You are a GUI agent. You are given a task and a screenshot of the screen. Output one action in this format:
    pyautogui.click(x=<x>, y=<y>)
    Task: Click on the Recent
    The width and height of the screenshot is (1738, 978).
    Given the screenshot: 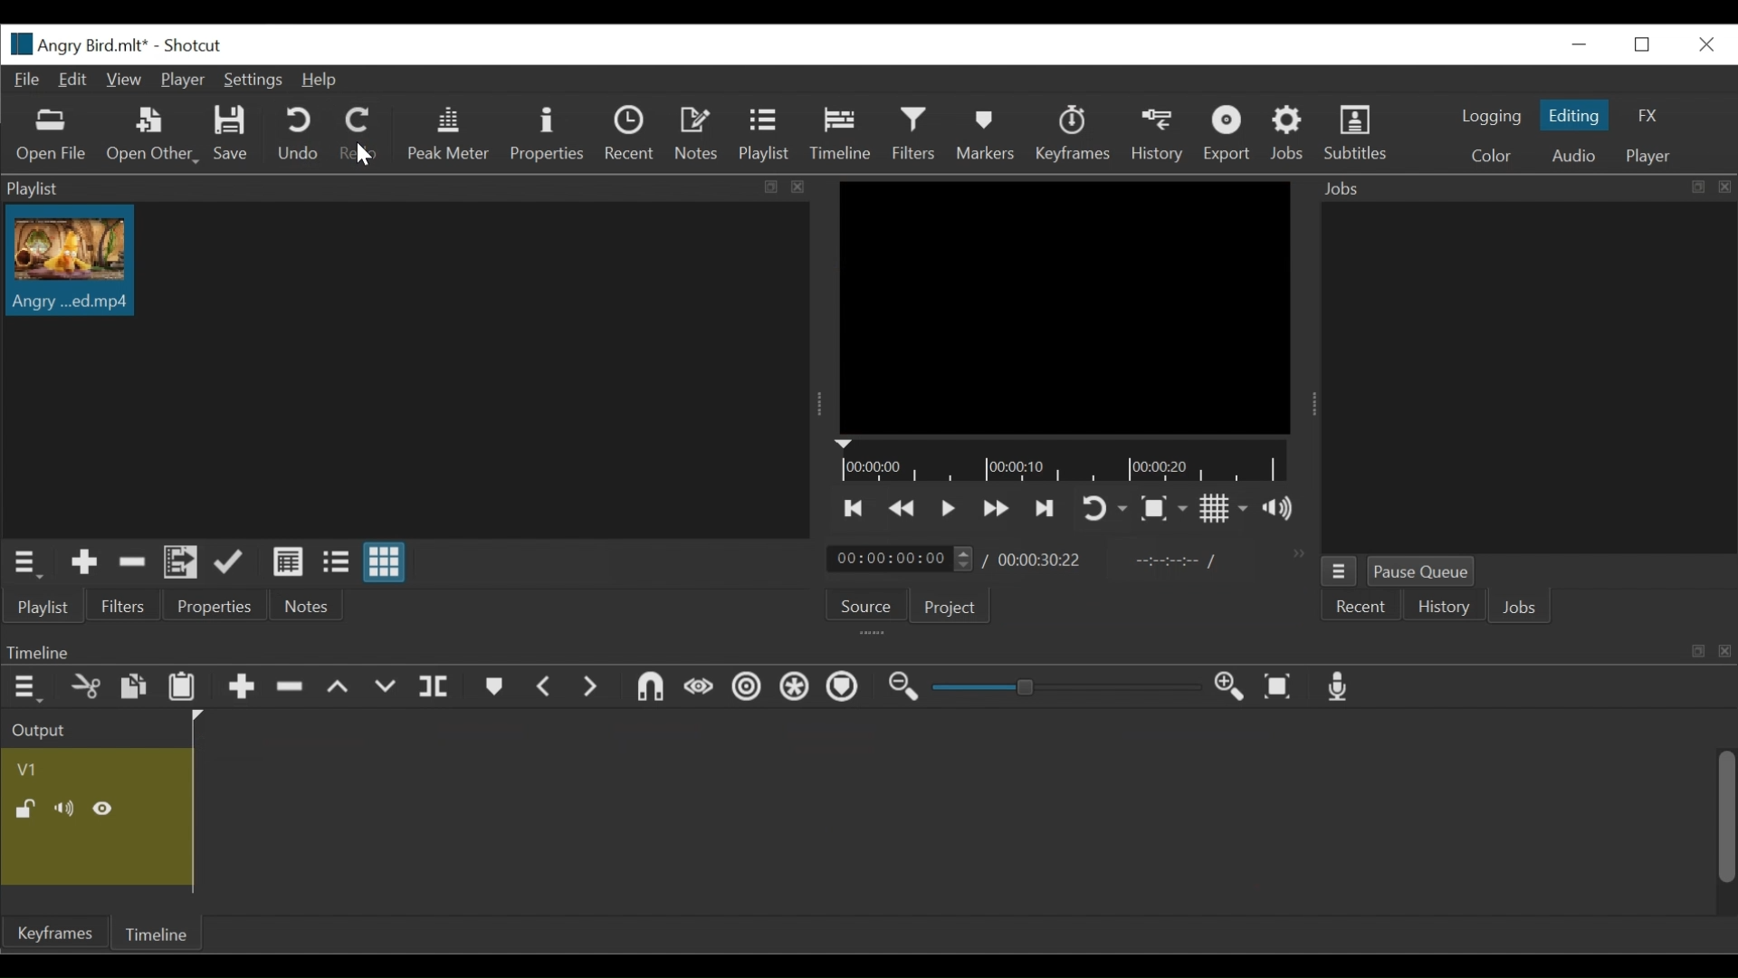 What is the action you would take?
    pyautogui.click(x=1361, y=607)
    